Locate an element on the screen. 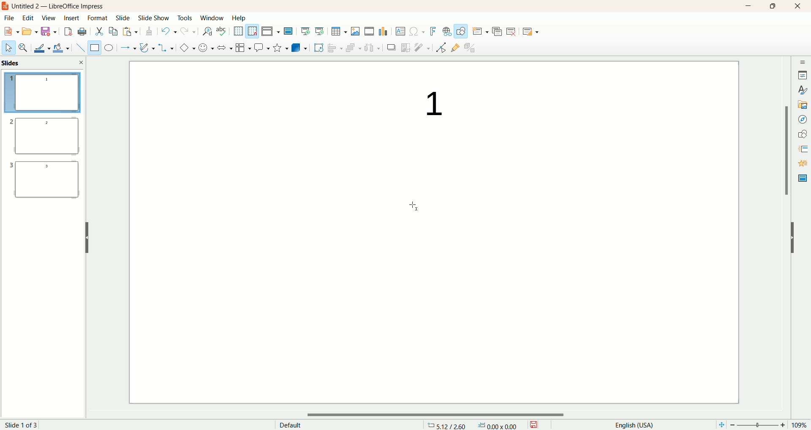 Image resolution: width=811 pixels, height=430 pixels. vertical scroll bar is located at coordinates (786, 234).